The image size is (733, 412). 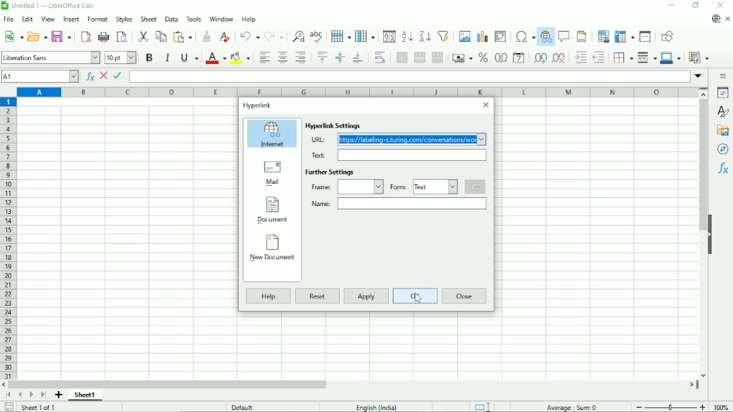 What do you see at coordinates (85, 395) in the screenshot?
I see `Sheet 1` at bounding box center [85, 395].